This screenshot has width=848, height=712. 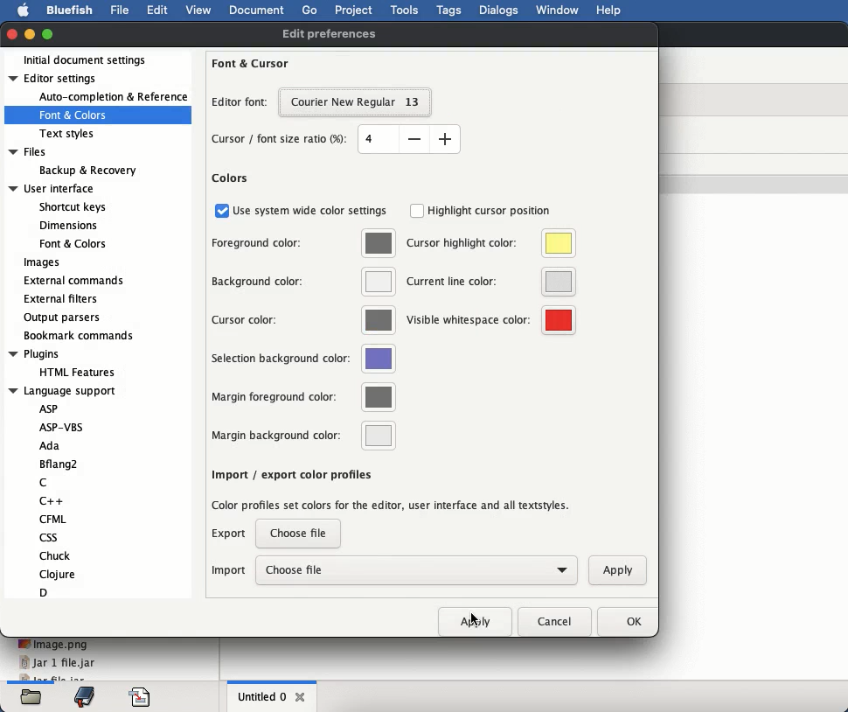 What do you see at coordinates (613, 569) in the screenshot?
I see `apply` at bounding box center [613, 569].